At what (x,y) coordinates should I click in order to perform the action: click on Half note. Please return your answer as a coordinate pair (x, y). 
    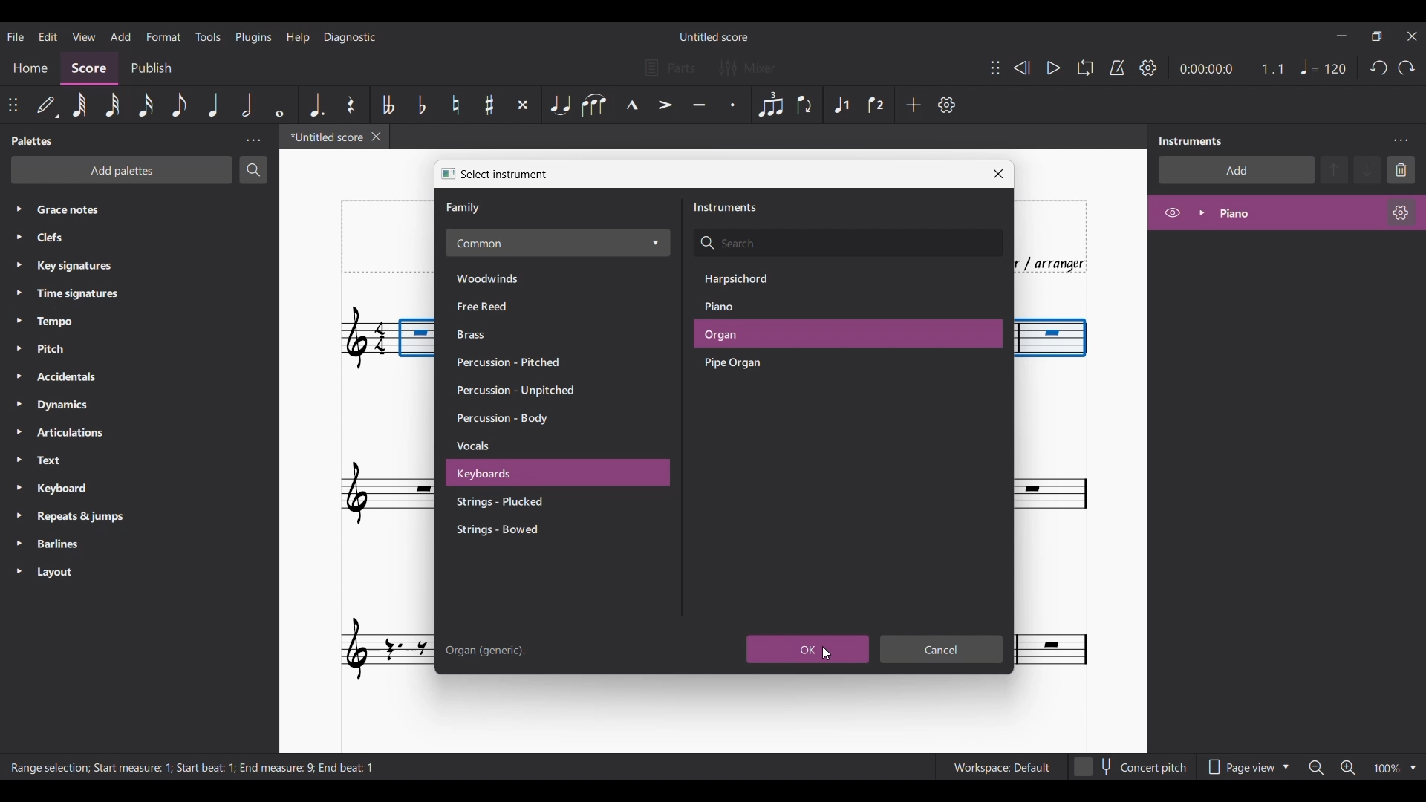
    Looking at the image, I should click on (246, 105).